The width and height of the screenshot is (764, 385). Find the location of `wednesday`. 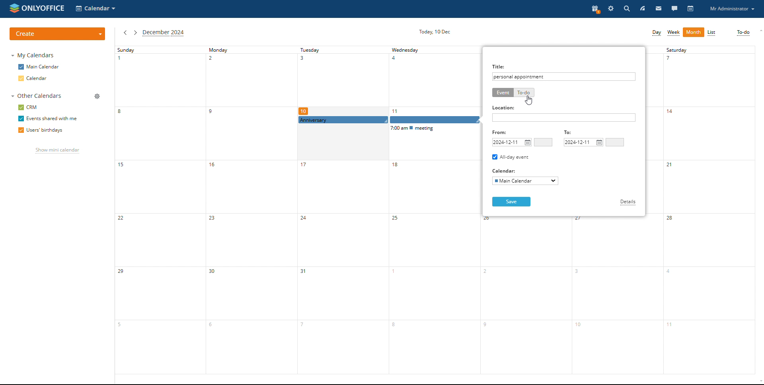

wednesday is located at coordinates (434, 210).